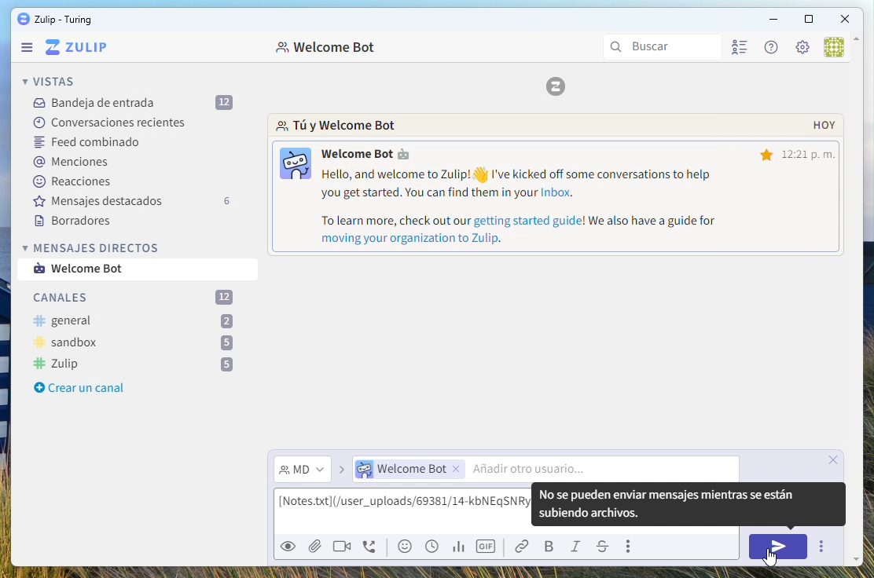  Describe the element at coordinates (134, 343) in the screenshot. I see `Sandbox` at that location.